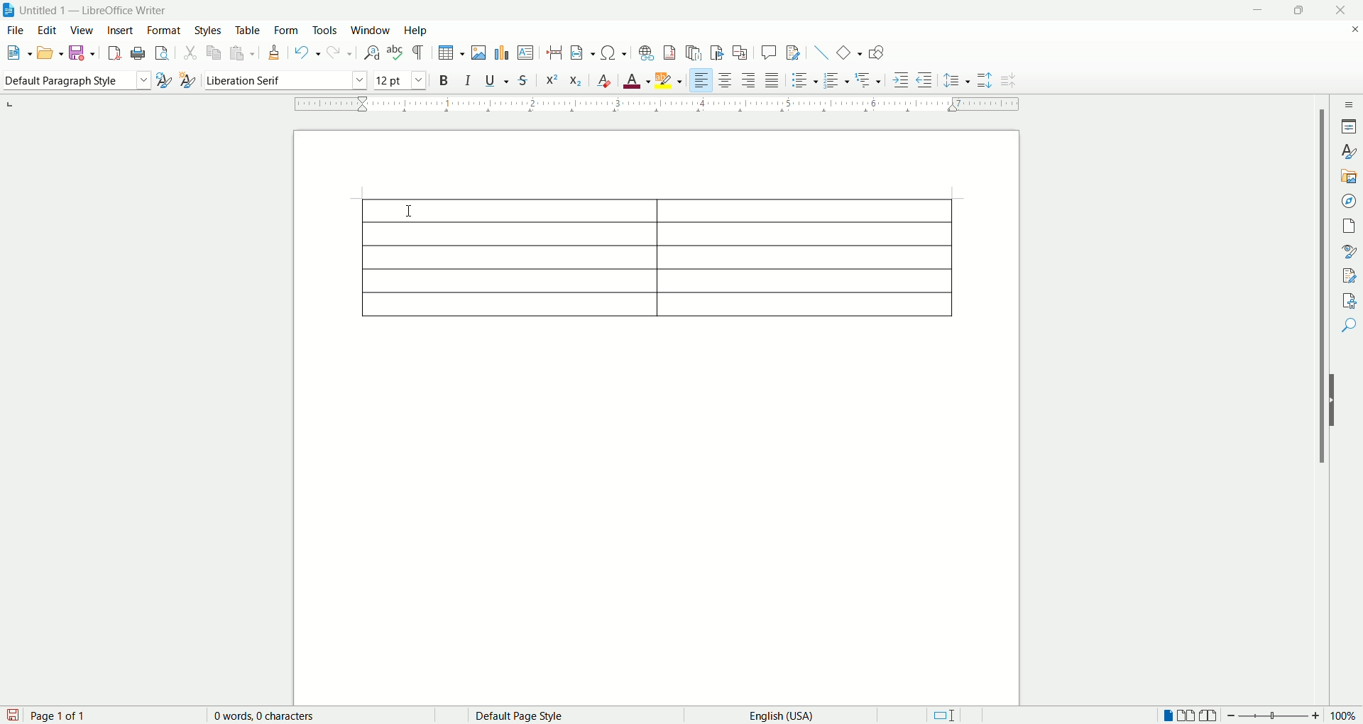 The image size is (1363, 724). Describe the element at coordinates (670, 80) in the screenshot. I see `character highlighting color` at that location.